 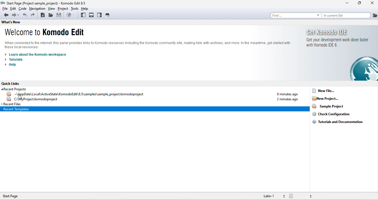 I want to click on get komodo ide , so click(x=342, y=54).